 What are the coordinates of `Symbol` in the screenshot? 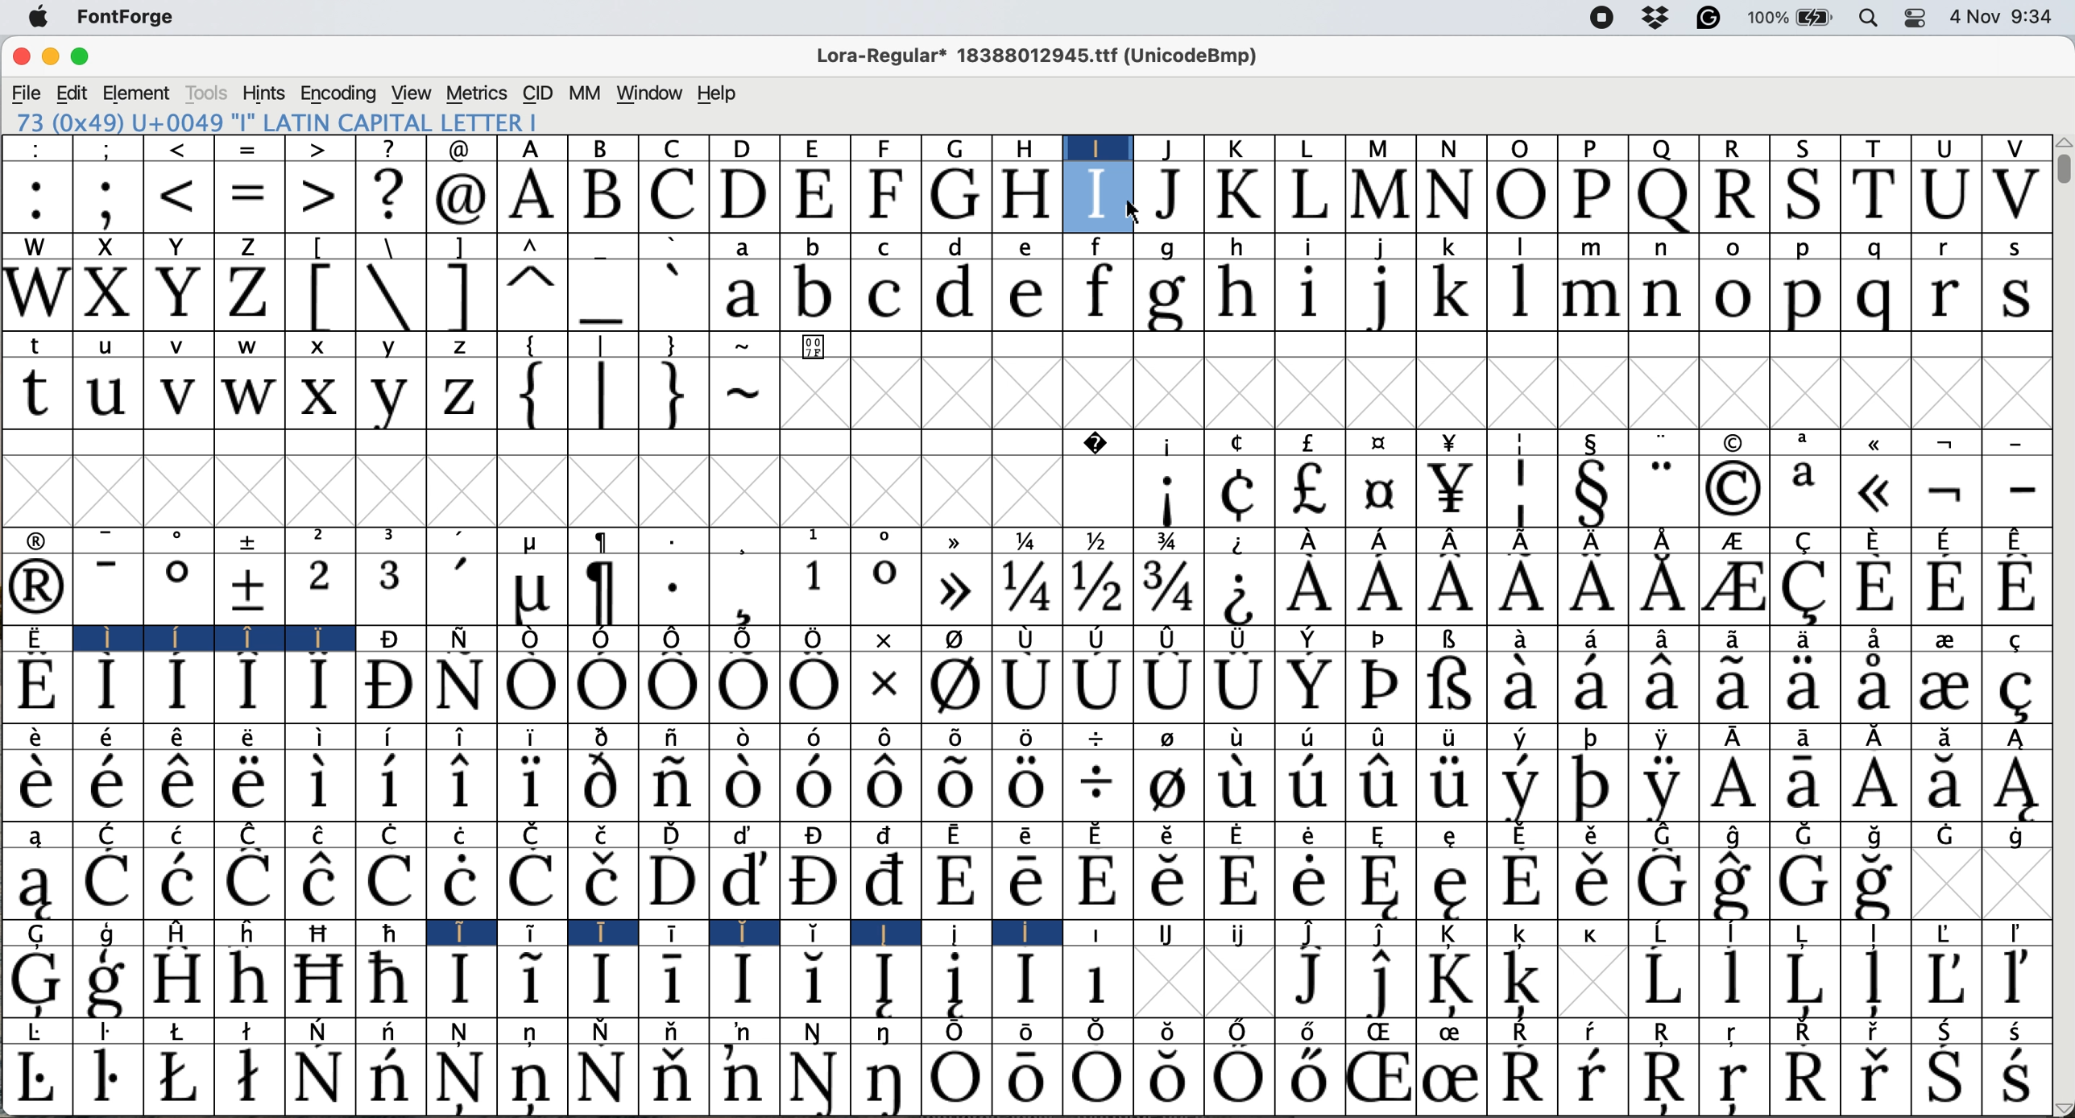 It's located at (955, 885).